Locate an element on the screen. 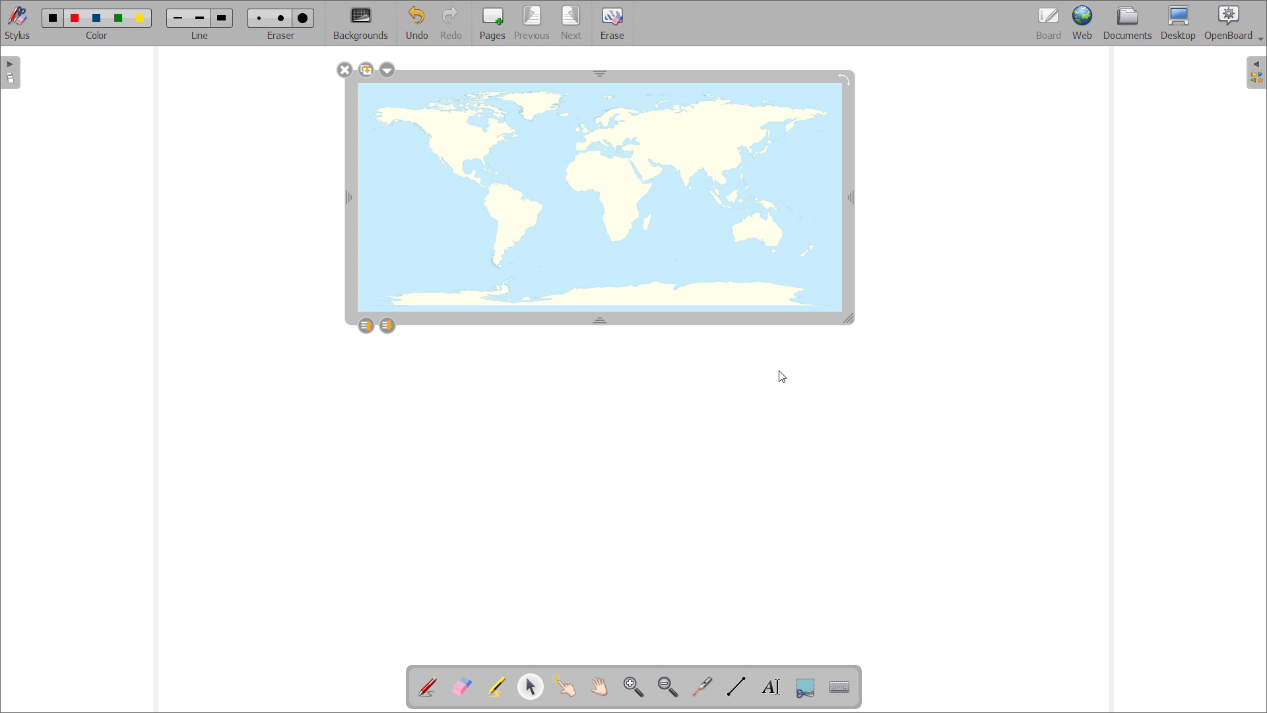 Image resolution: width=1267 pixels, height=713 pixels. small is located at coordinates (259, 18).